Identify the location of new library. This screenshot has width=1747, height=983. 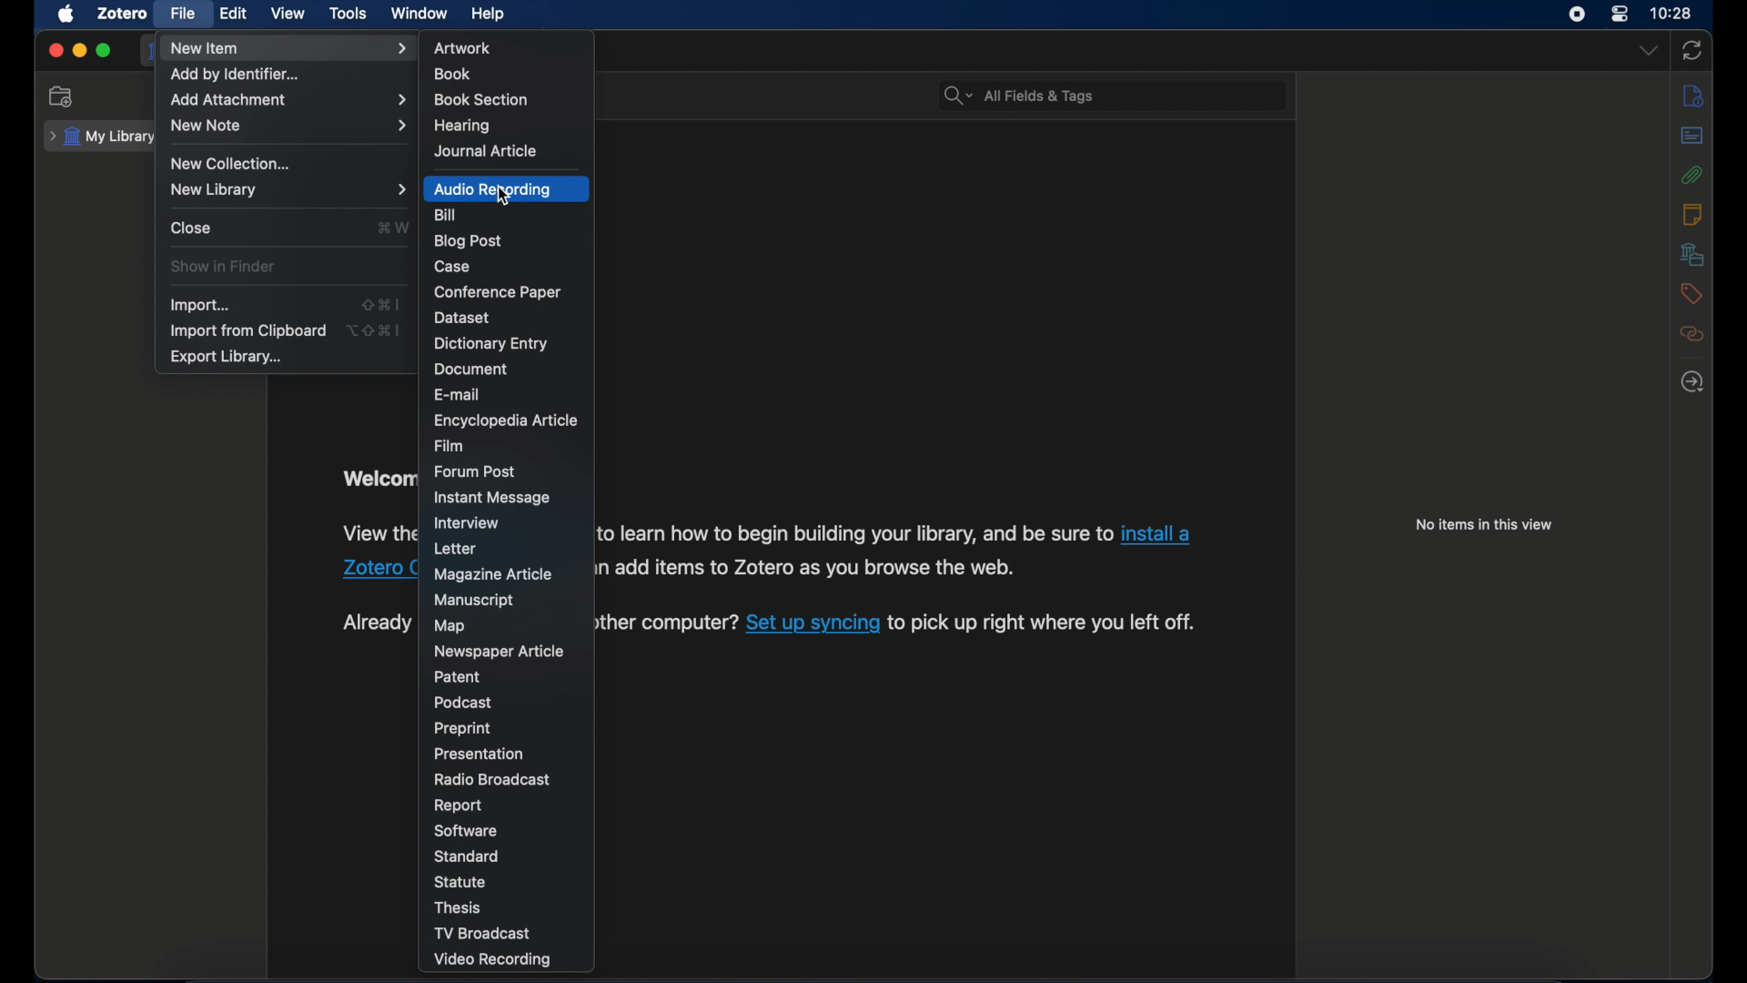
(290, 190).